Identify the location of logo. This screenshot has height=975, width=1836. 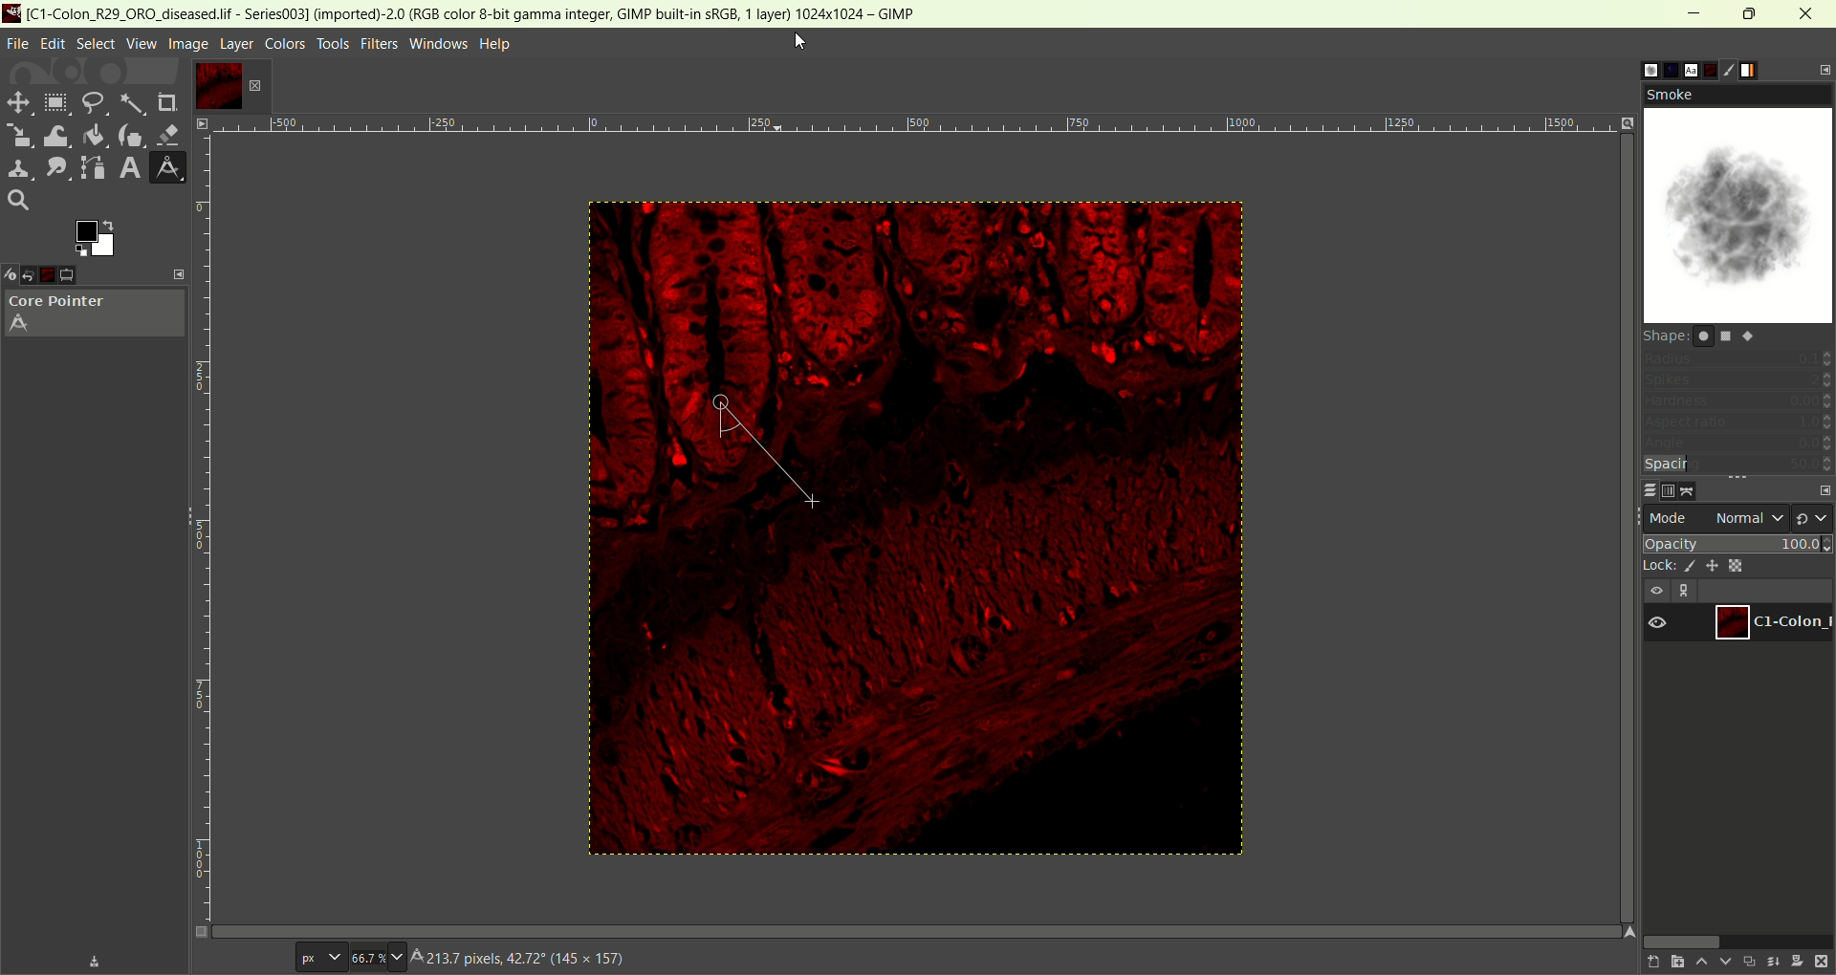
(12, 12).